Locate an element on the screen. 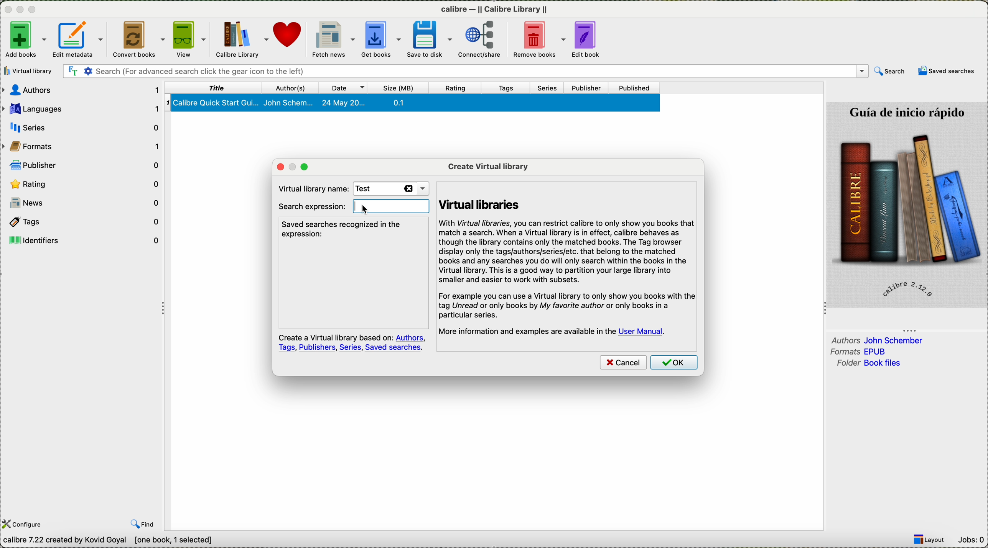 The height and width of the screenshot is (548, 988). virtual libraries with virtual libraries you can resist Callibre to only show you books that match a search .when a virtual library is in effect ,Callibre behave as  though the library contains only the match books. t tag browser display only tha lags that belong to the match book that you have searched in books in virtual library.this is good way to partition your bigg library into small parts and works in subset.more information and examples are available in user manual. is located at coordinates (568, 261).